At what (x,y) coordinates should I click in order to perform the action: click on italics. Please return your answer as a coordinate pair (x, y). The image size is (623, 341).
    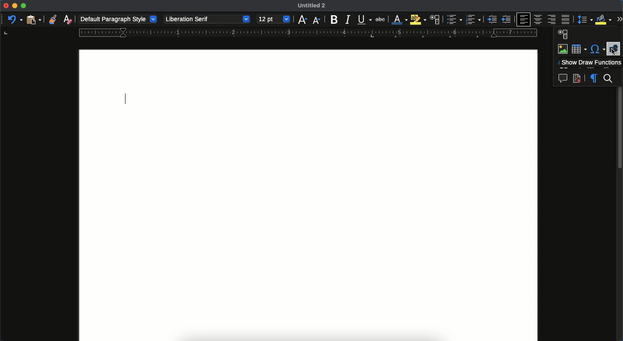
    Looking at the image, I should click on (348, 19).